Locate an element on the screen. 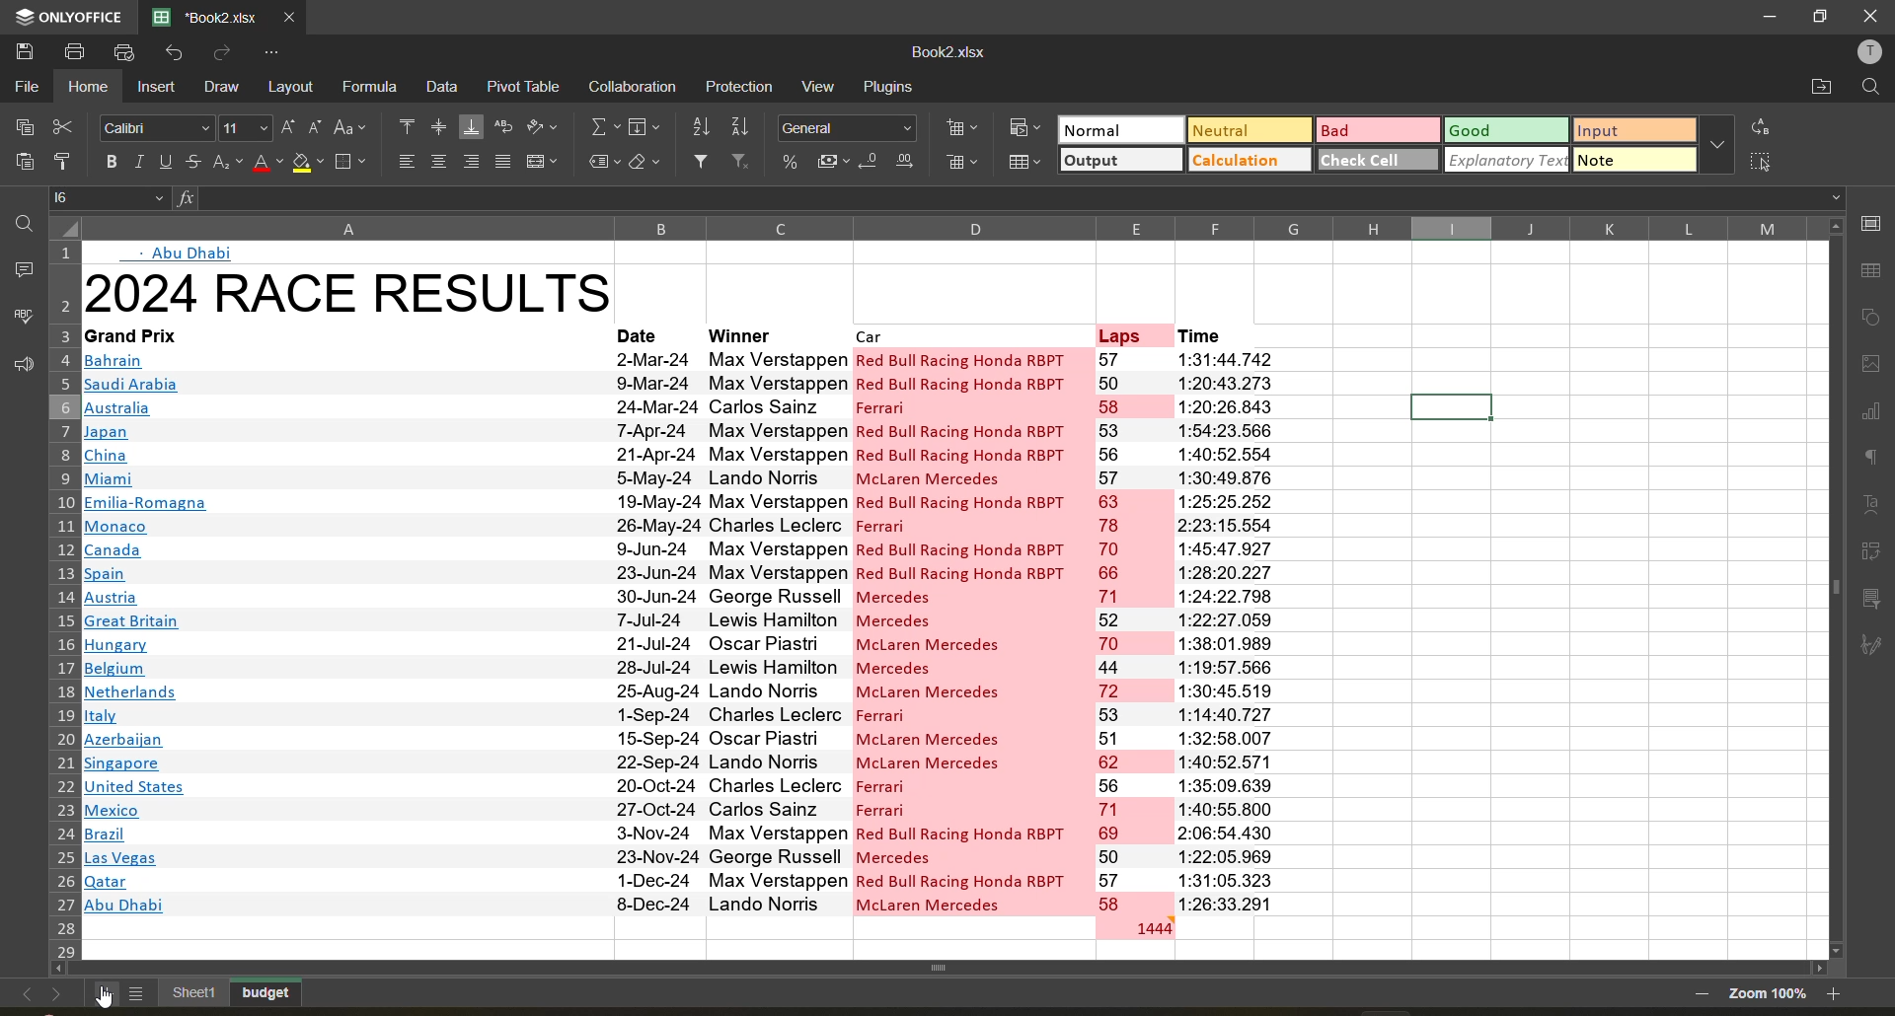  find is located at coordinates (1873, 87).